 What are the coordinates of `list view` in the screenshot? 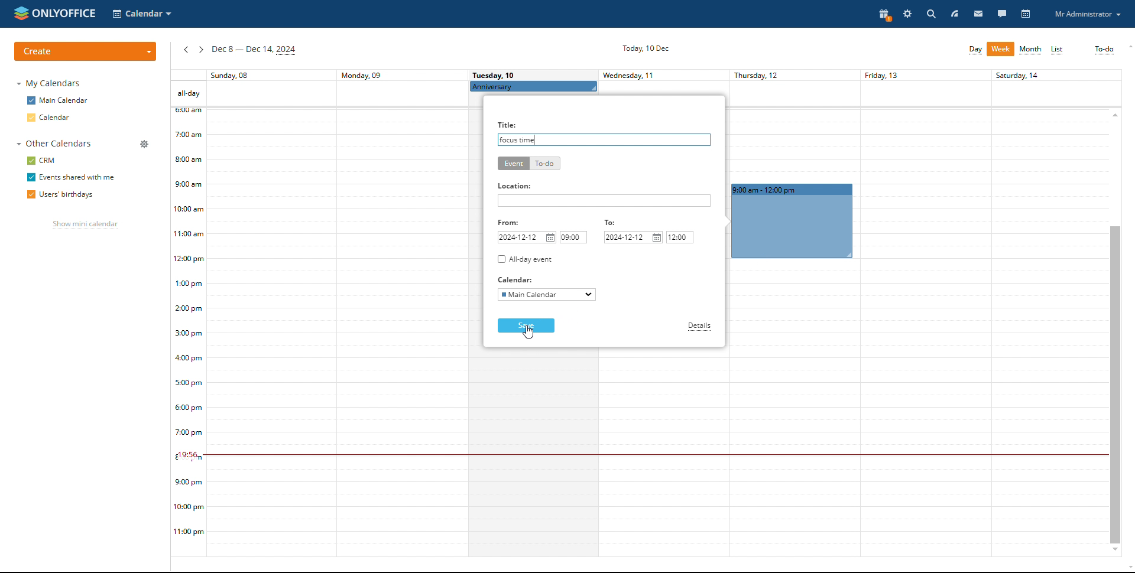 It's located at (1058, 50).